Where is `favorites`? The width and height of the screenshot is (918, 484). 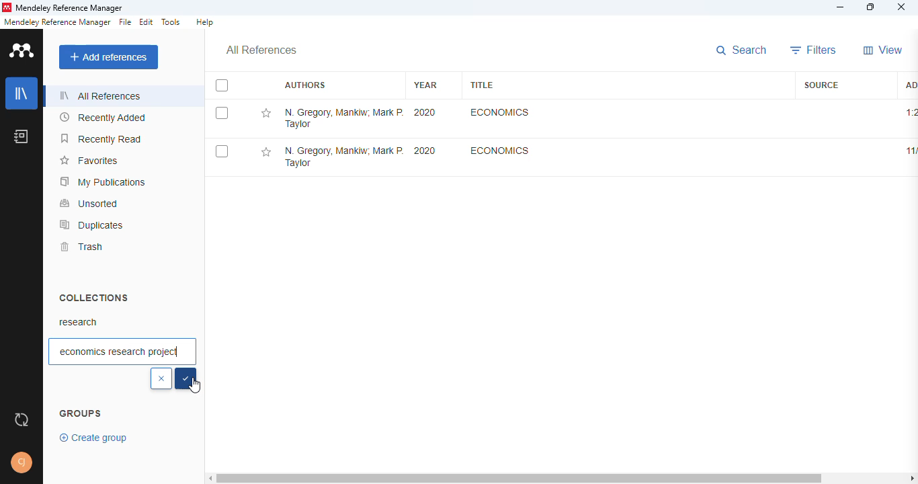
favorites is located at coordinates (88, 161).